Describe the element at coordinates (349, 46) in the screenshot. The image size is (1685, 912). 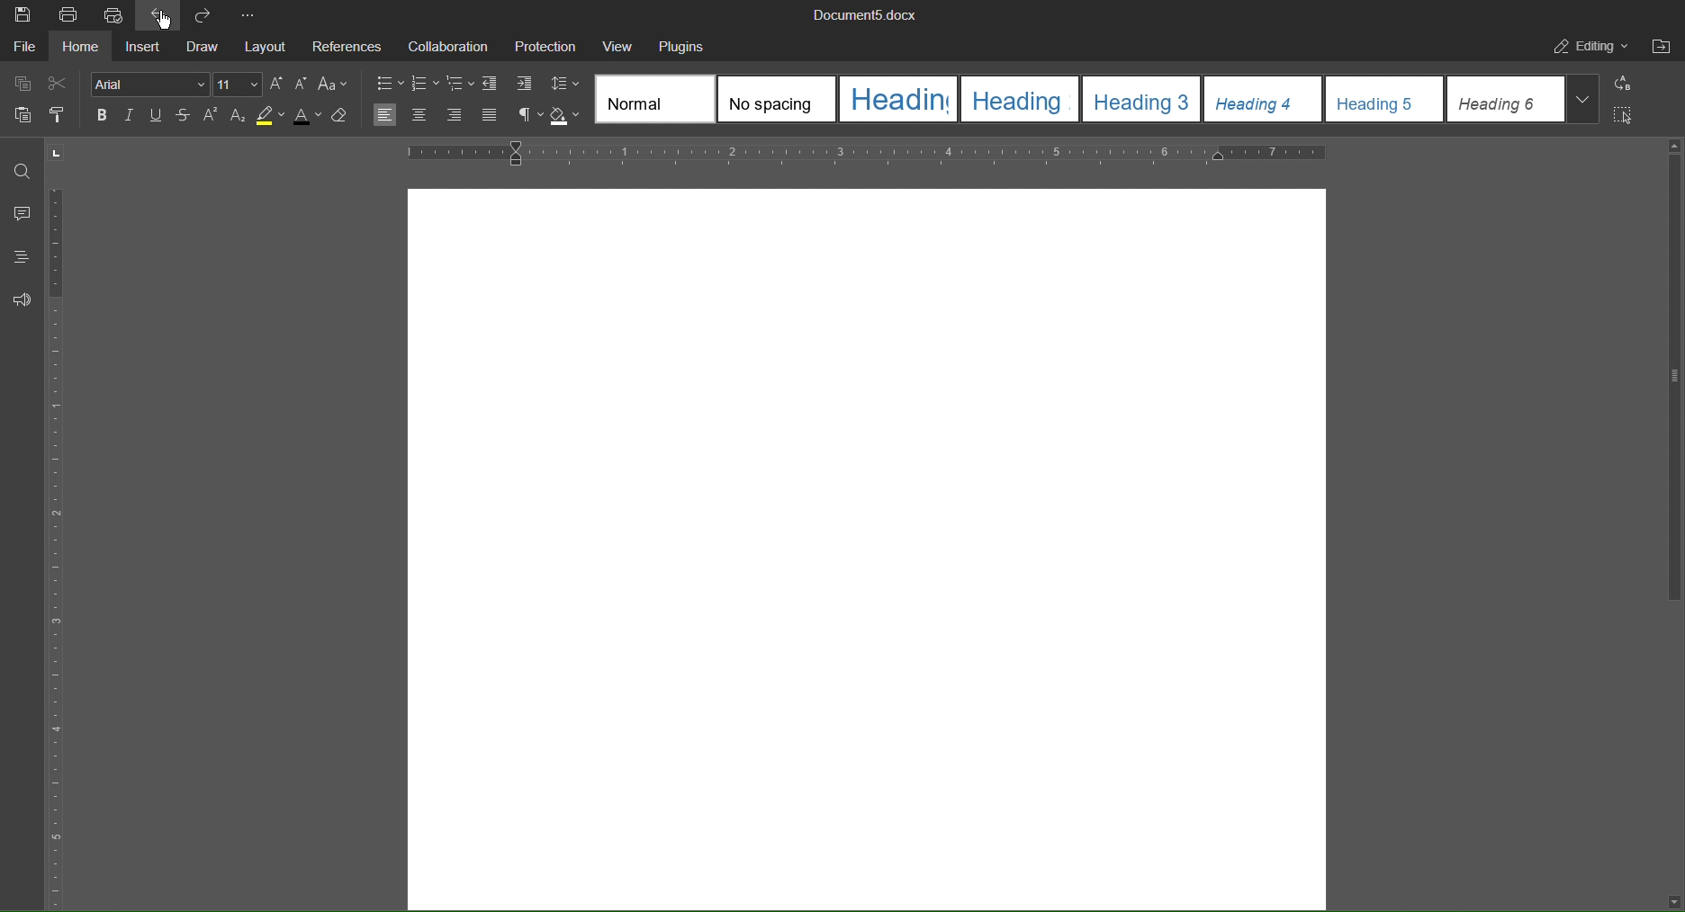
I see `References` at that location.